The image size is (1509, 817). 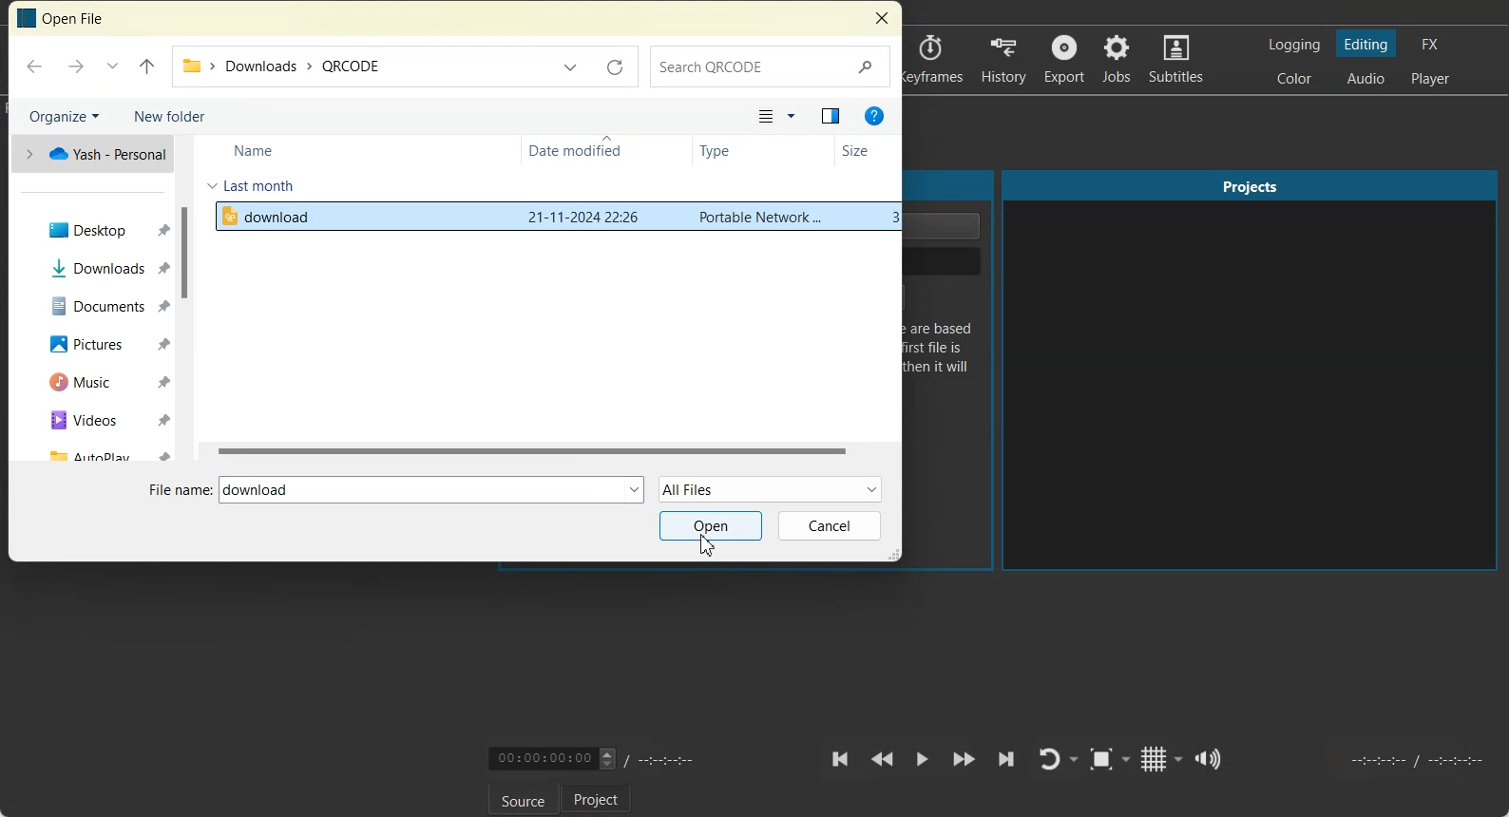 I want to click on Up to last file, so click(x=146, y=66).